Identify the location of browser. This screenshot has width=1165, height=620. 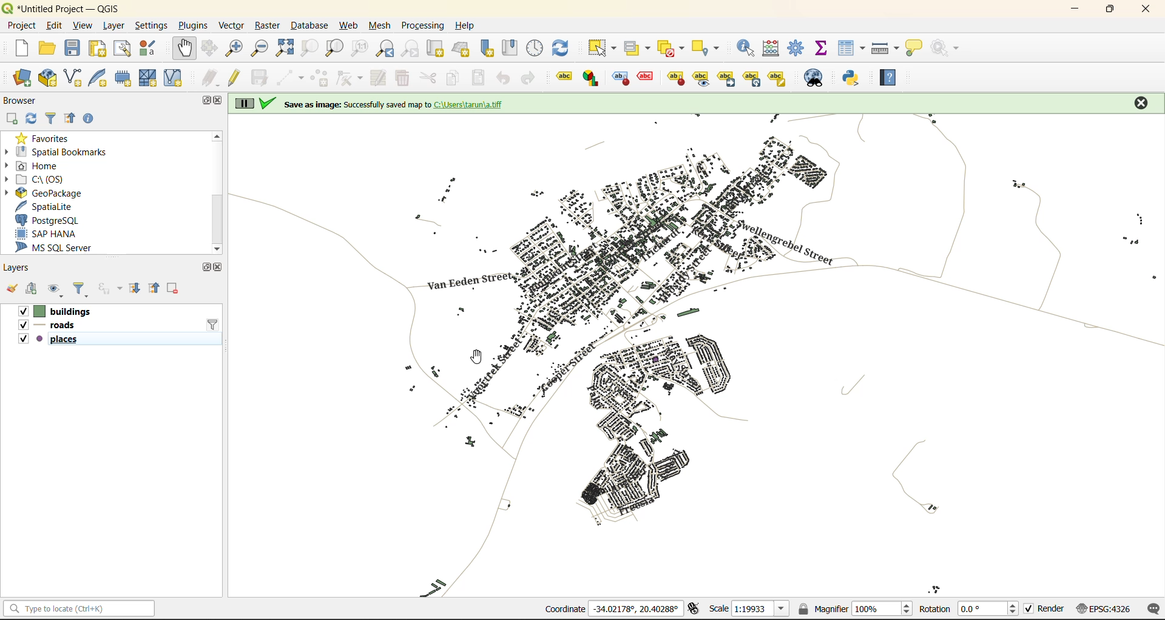
(21, 101).